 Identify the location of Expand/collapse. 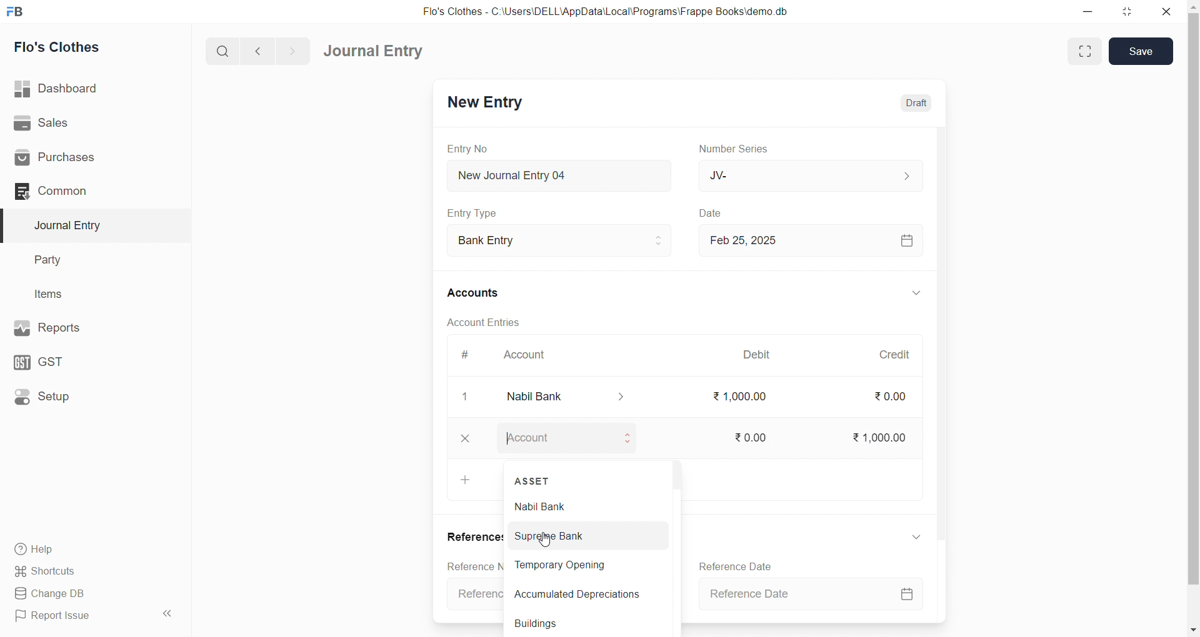
(916, 536).